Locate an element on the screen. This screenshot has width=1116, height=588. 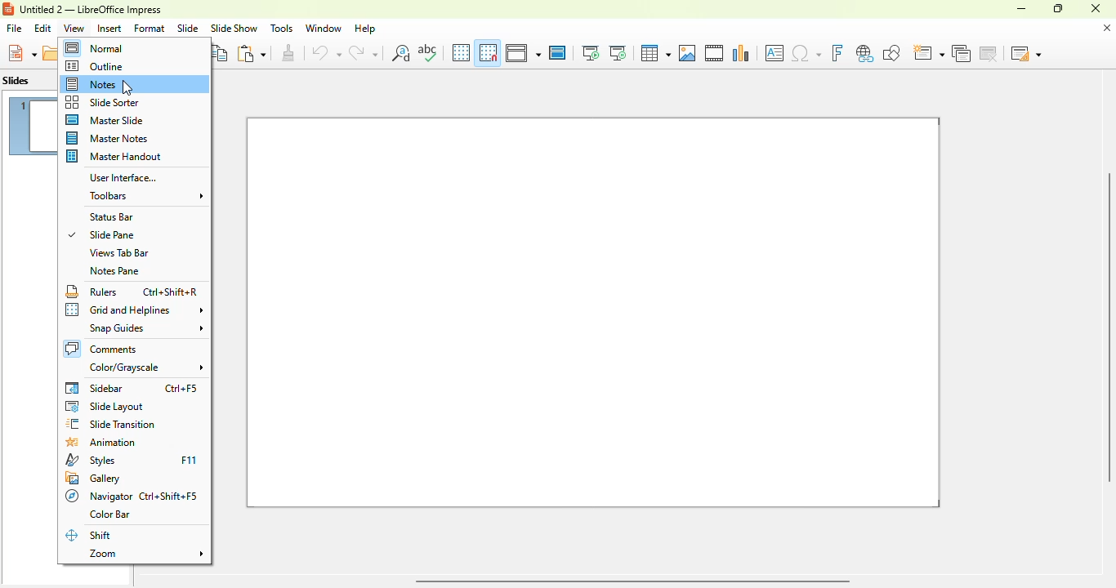
cursor is located at coordinates (127, 87).